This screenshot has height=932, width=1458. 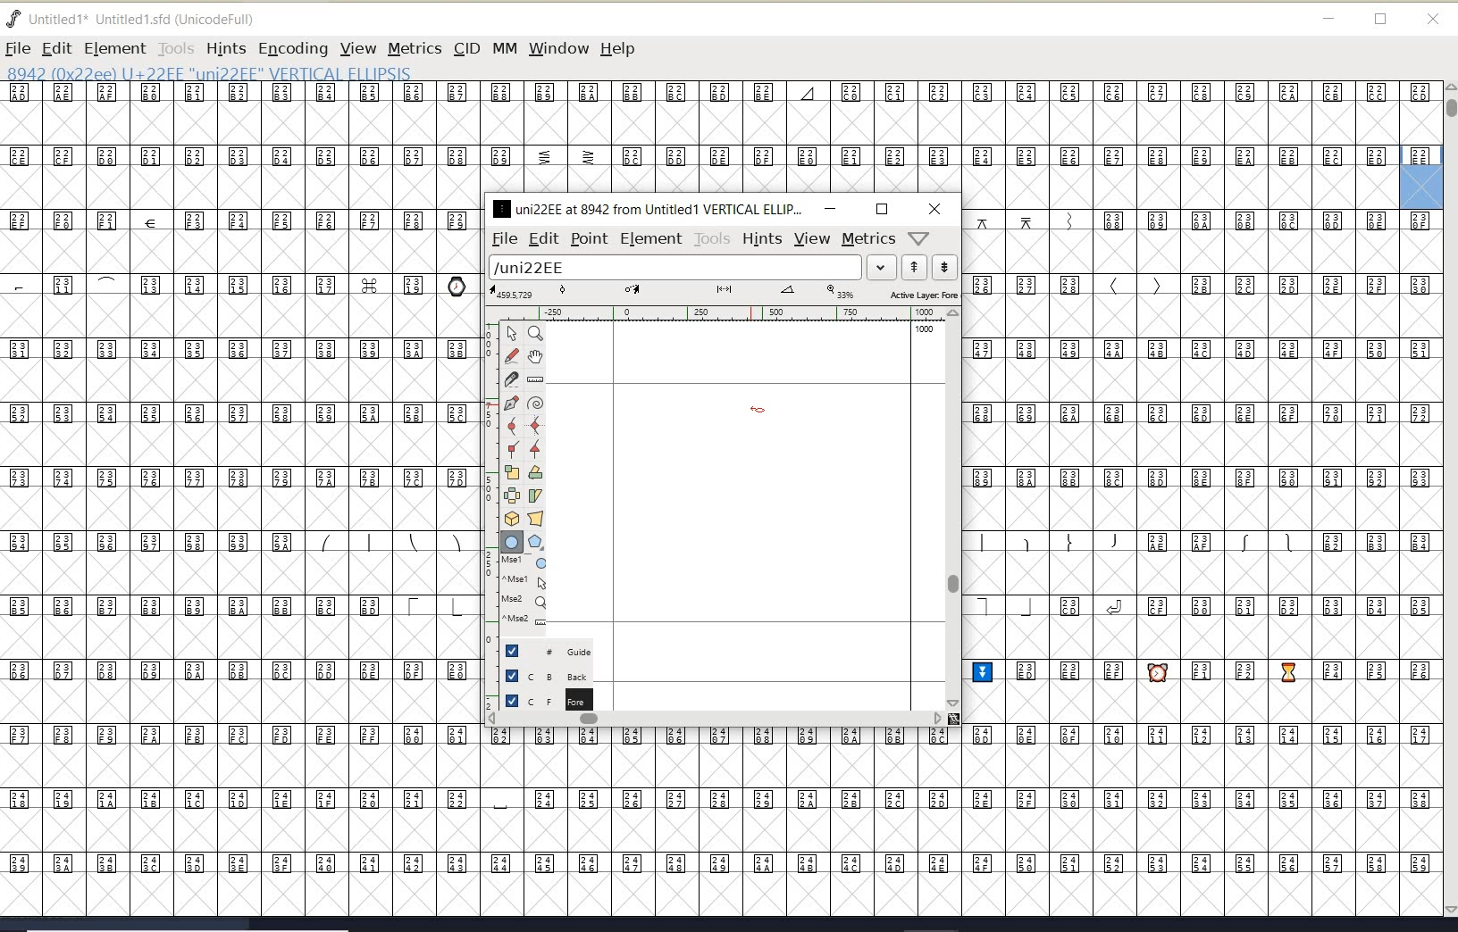 What do you see at coordinates (514, 355) in the screenshot?
I see `draw a freehand curve` at bounding box center [514, 355].